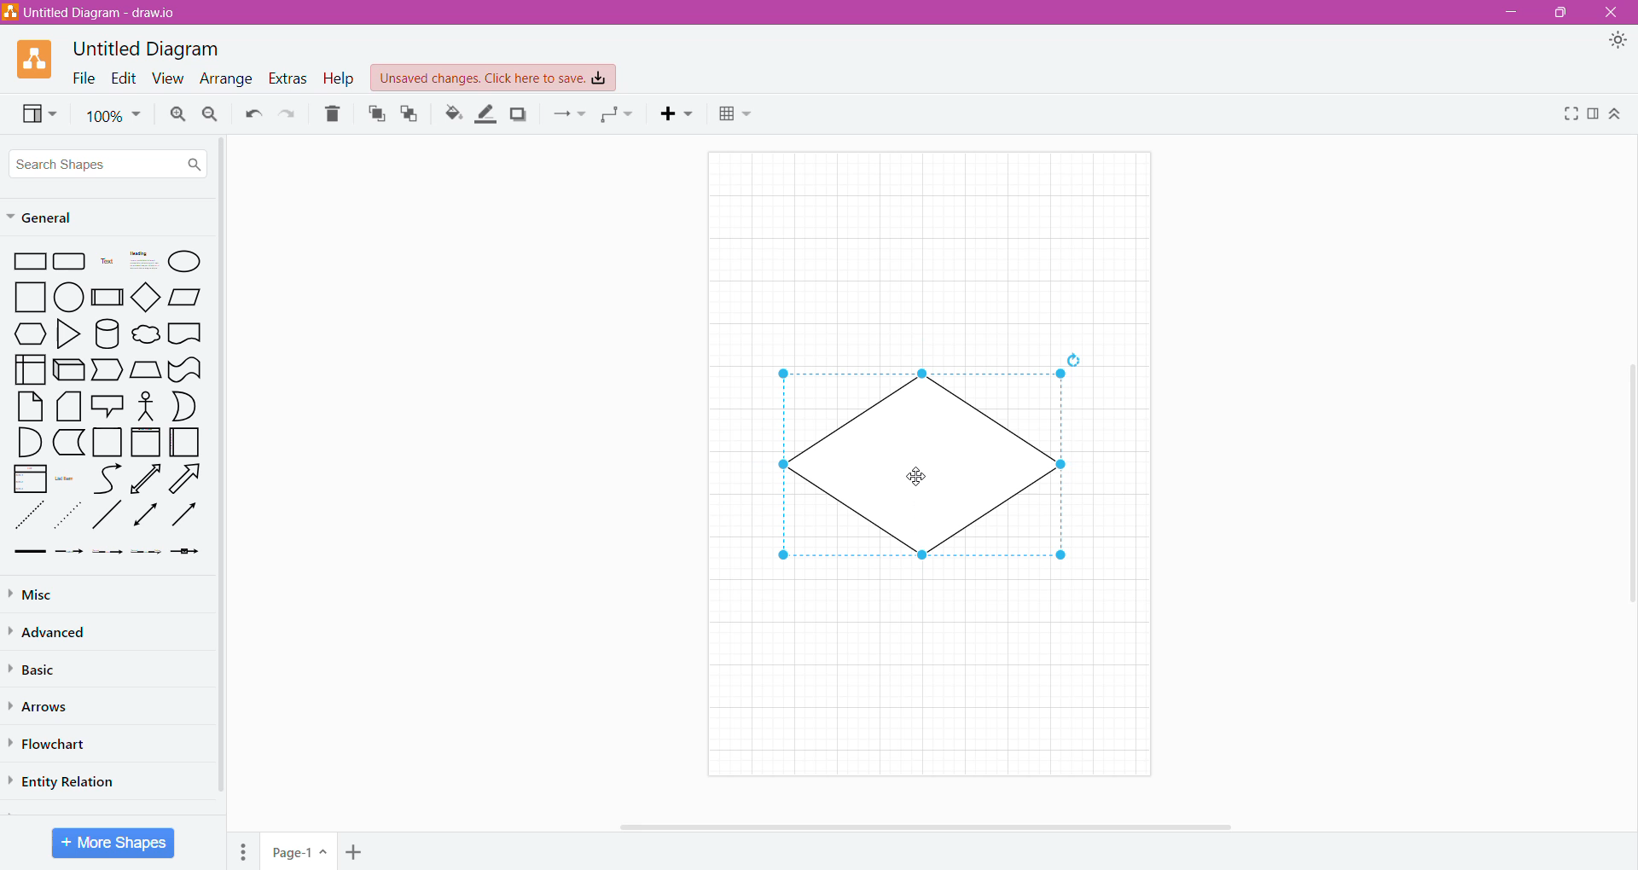 The width and height of the screenshot is (1638, 870). I want to click on Vertical Scroll Bar, so click(1627, 476).